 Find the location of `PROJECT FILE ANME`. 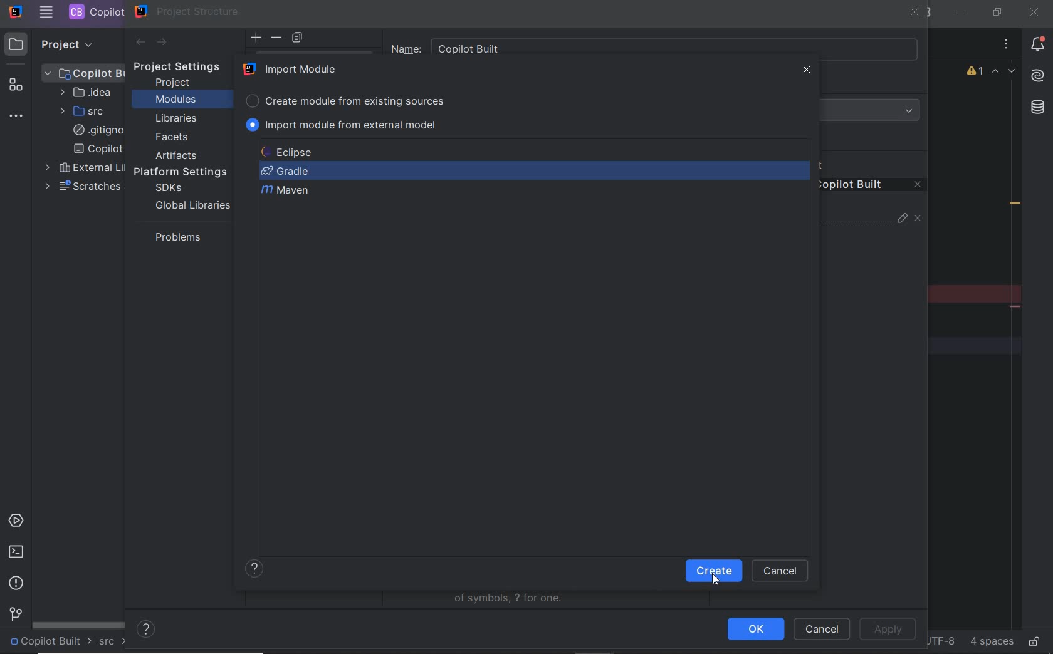

PROJECT FILE ANME is located at coordinates (85, 73).